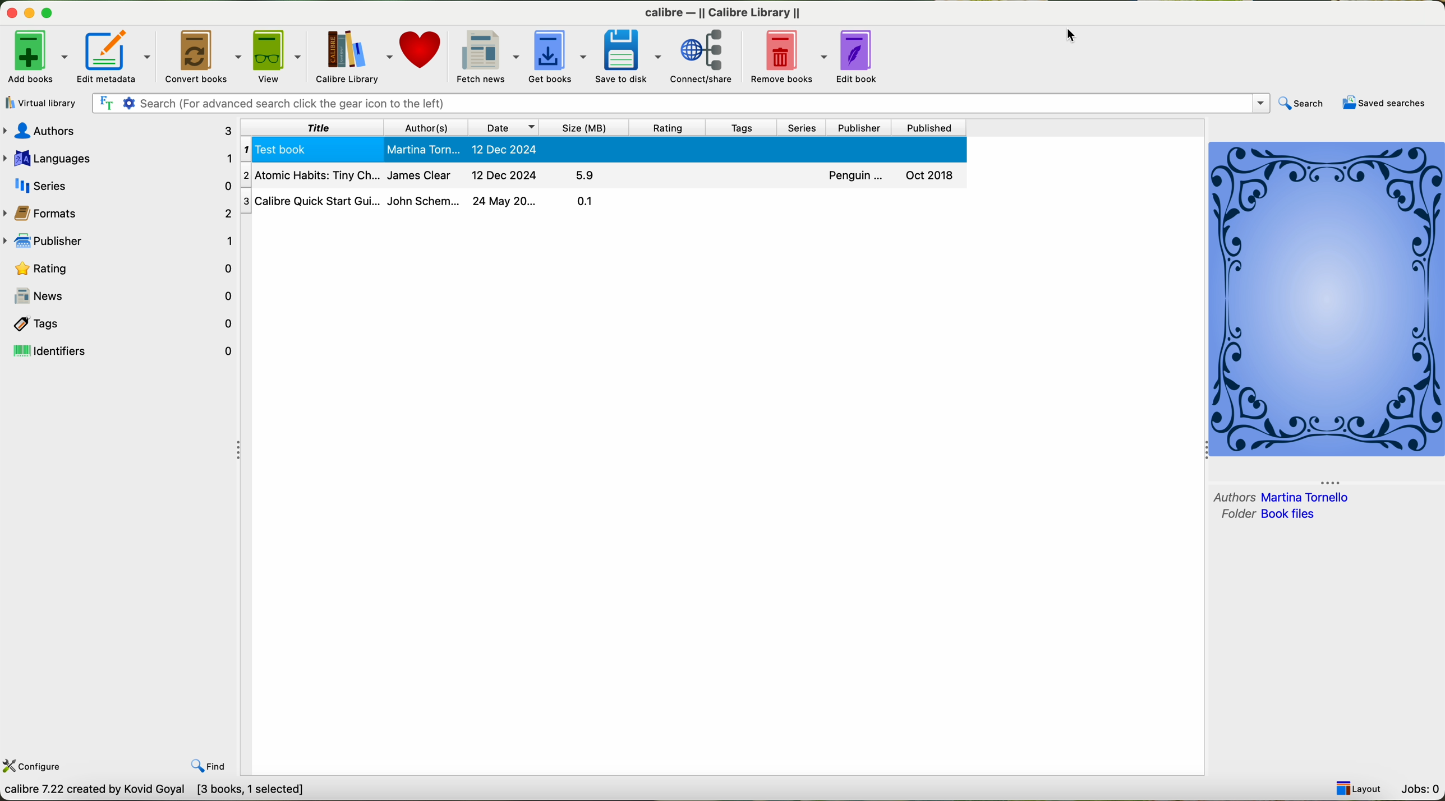 This screenshot has height=801, width=1445. I want to click on get books, so click(555, 56).